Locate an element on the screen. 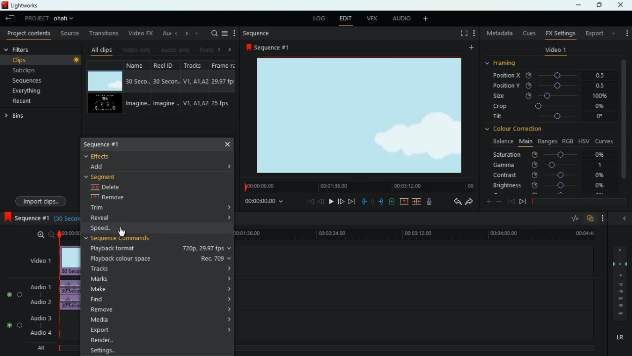  push is located at coordinates (382, 201).